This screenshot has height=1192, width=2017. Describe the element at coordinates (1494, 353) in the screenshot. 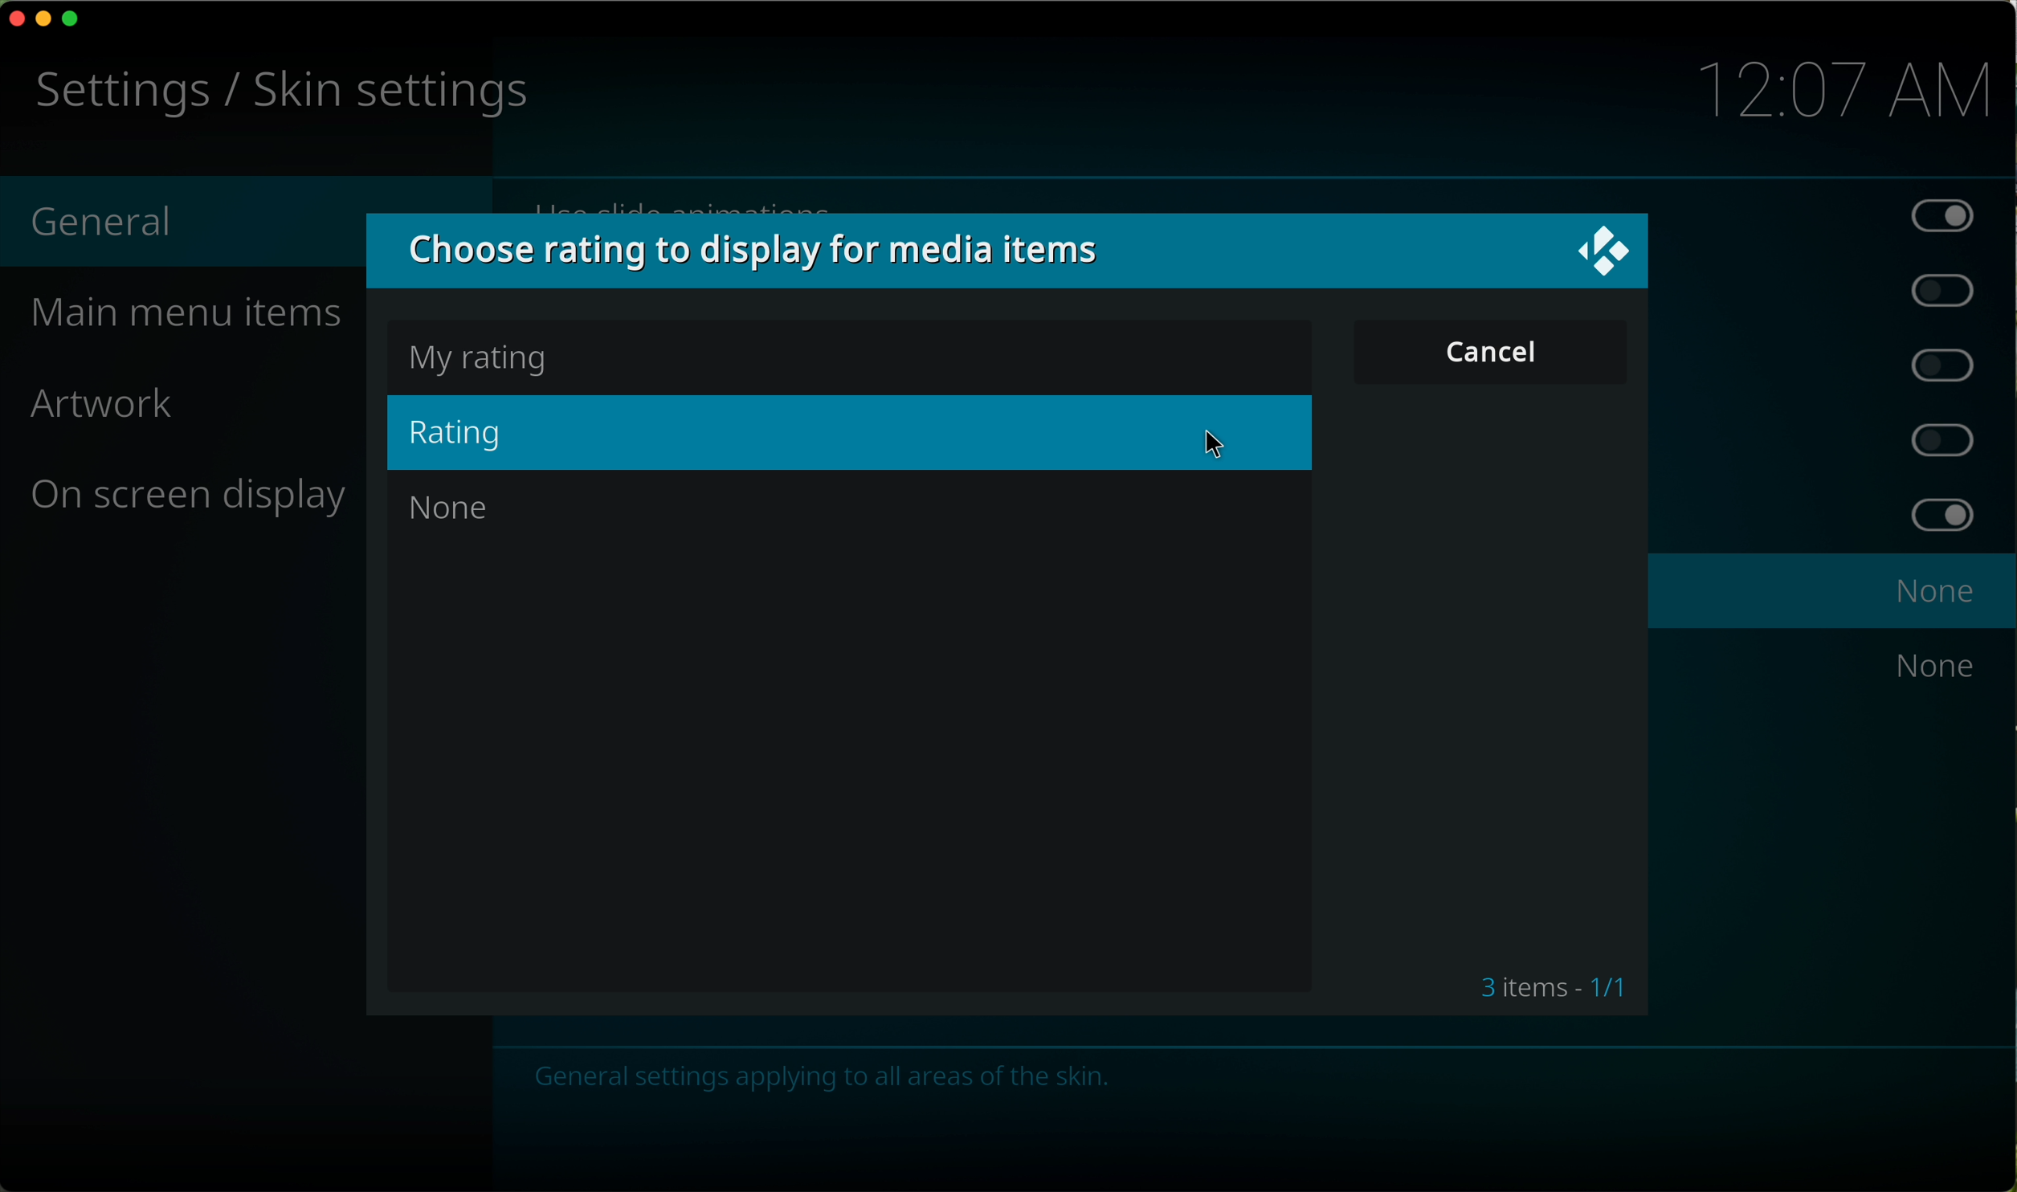

I see `cancel button` at that location.